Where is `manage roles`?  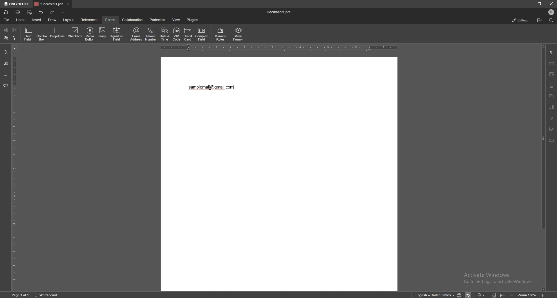 manage roles is located at coordinates (221, 34).